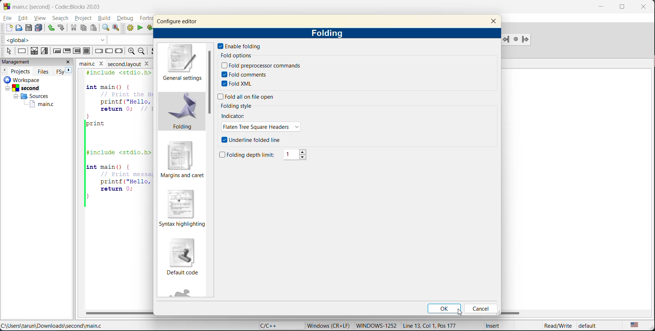 This screenshot has height=331, width=655. I want to click on zoom out, so click(143, 51).